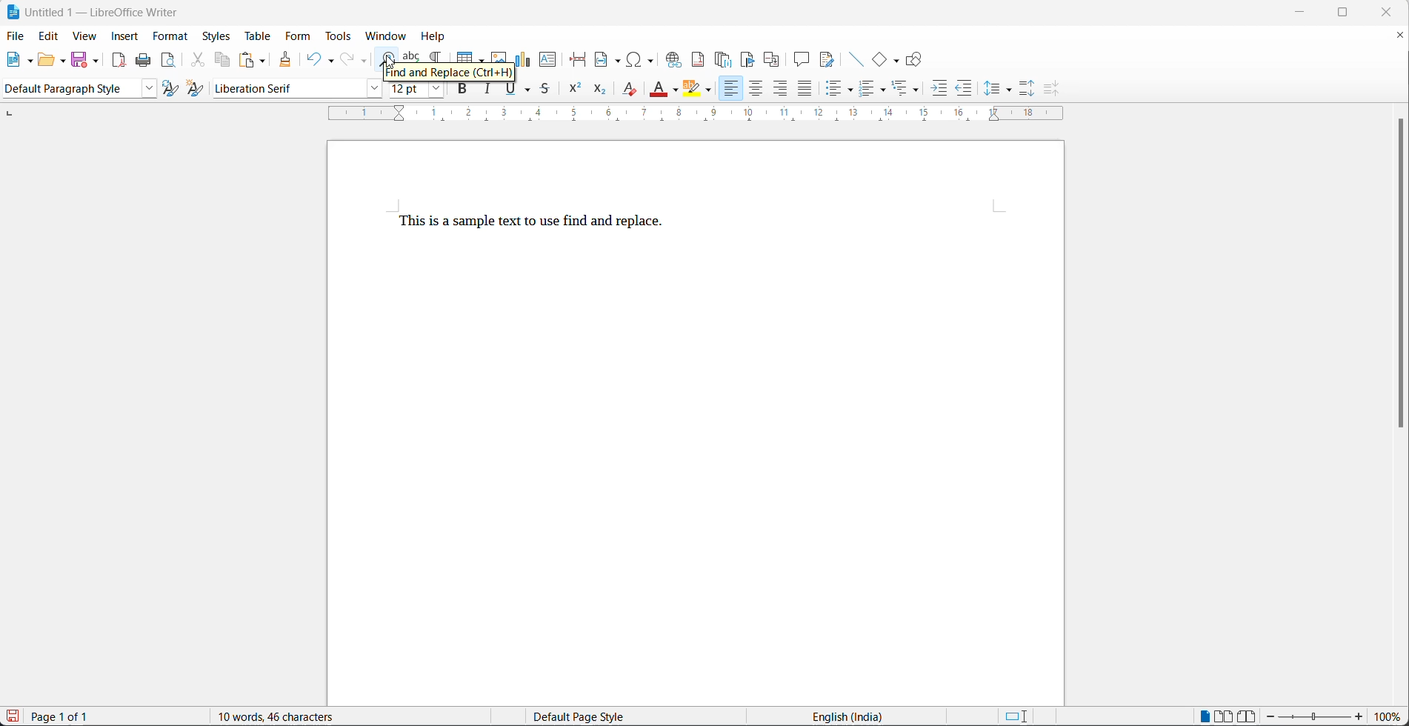 The width and height of the screenshot is (1409, 726). Describe the element at coordinates (330, 59) in the screenshot. I see `undo options` at that location.